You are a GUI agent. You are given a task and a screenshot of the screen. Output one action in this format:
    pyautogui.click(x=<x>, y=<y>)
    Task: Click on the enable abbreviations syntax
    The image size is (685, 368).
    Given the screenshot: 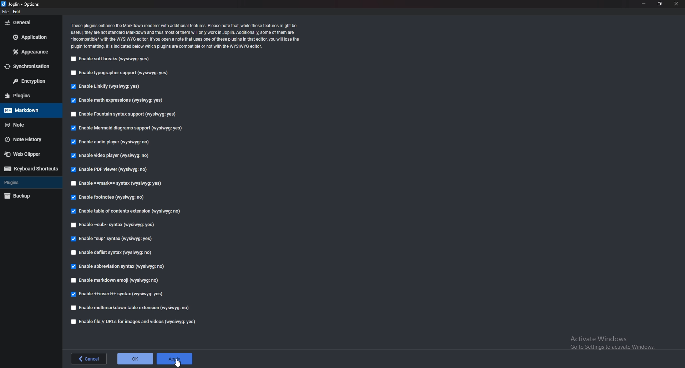 What is the action you would take?
    pyautogui.click(x=118, y=266)
    